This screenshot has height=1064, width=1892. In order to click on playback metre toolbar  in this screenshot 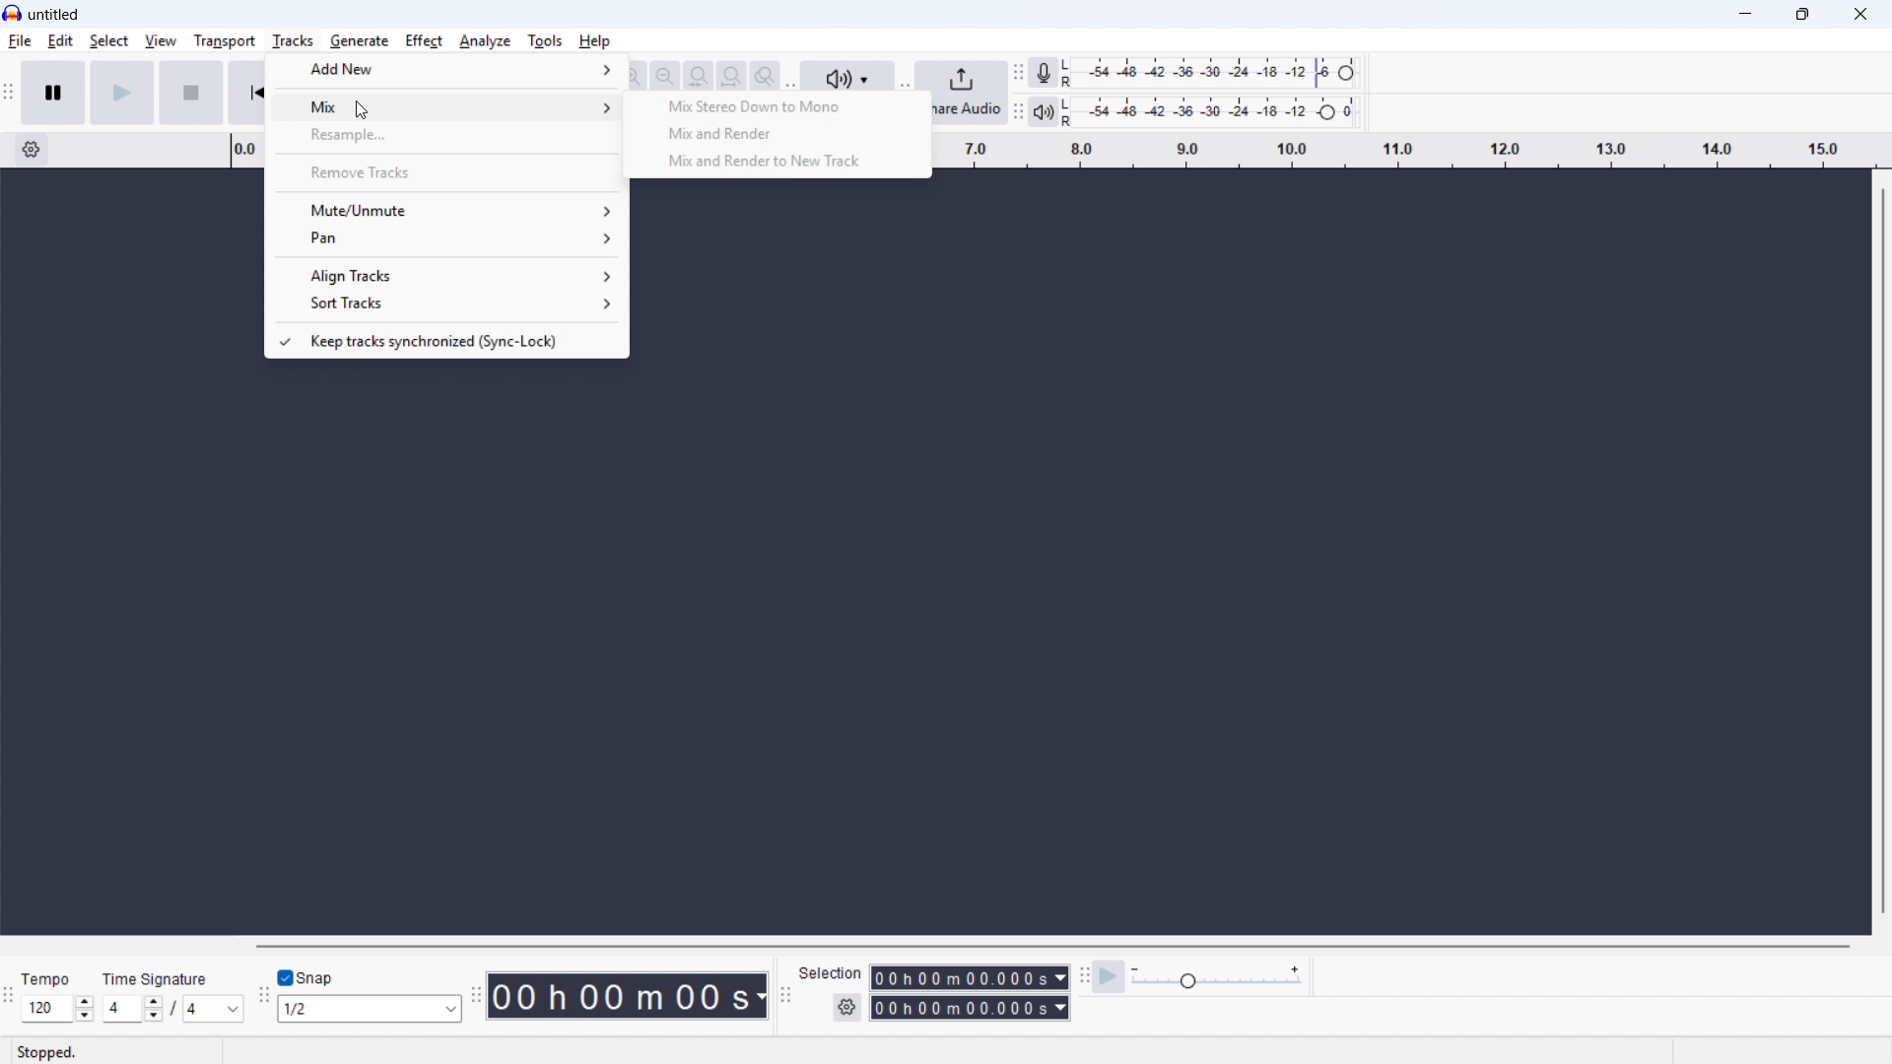, I will do `click(1043, 110)`.